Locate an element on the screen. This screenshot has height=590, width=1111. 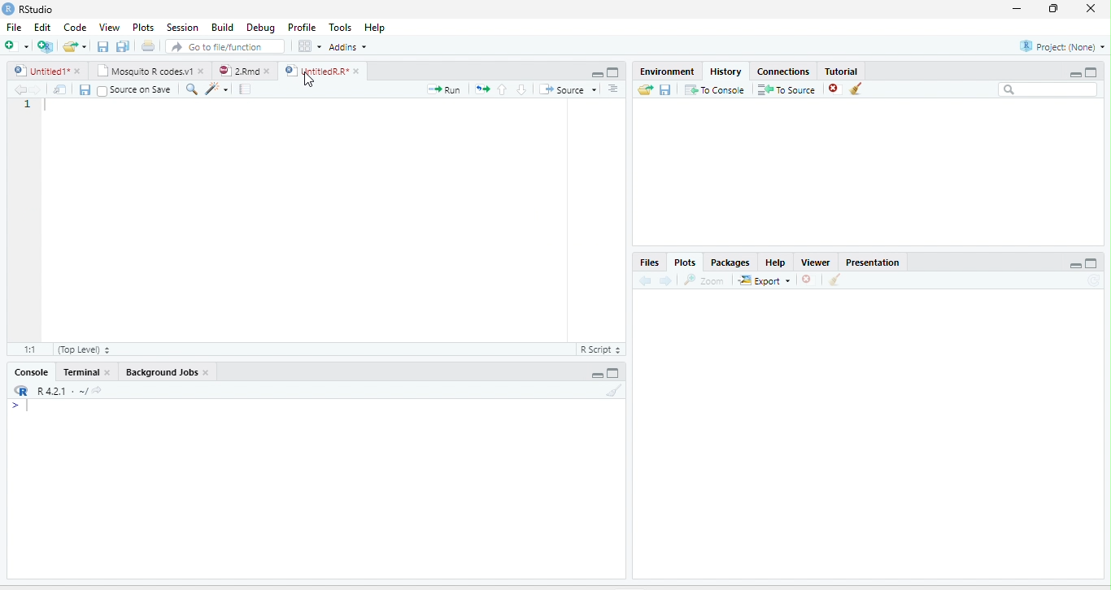
Project: (None) is located at coordinates (1061, 46).